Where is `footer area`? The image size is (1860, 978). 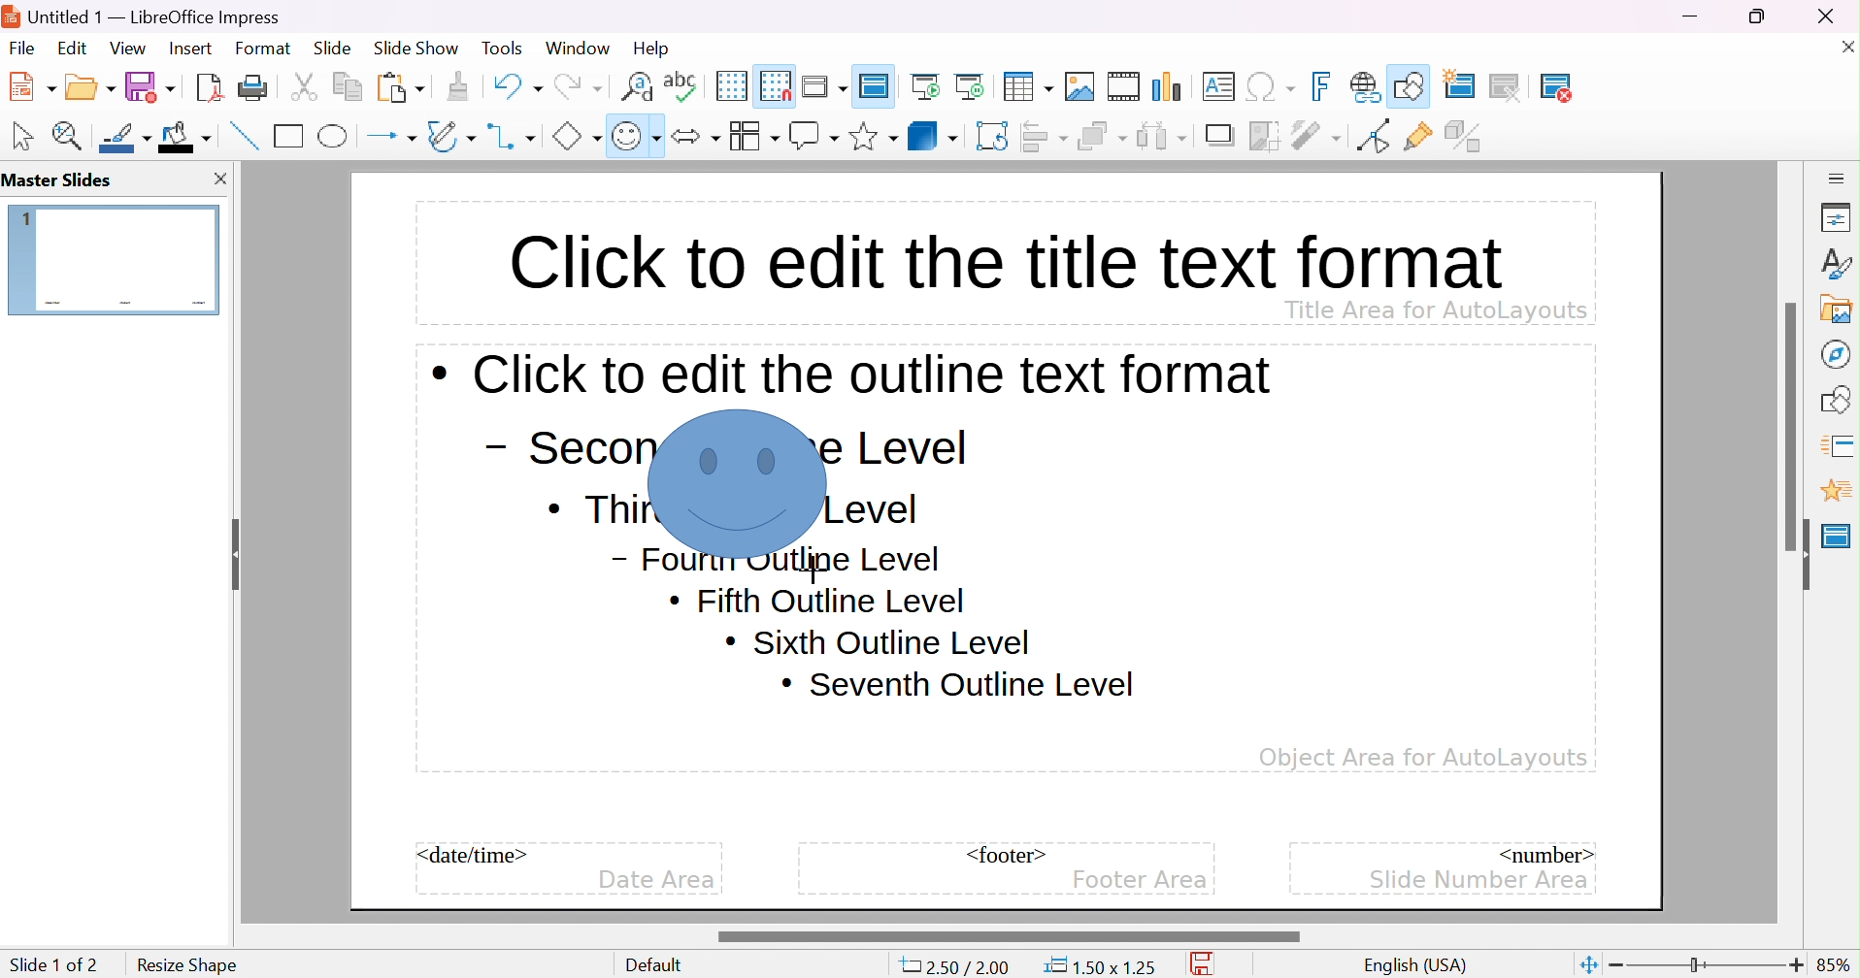
footer area is located at coordinates (1140, 880).